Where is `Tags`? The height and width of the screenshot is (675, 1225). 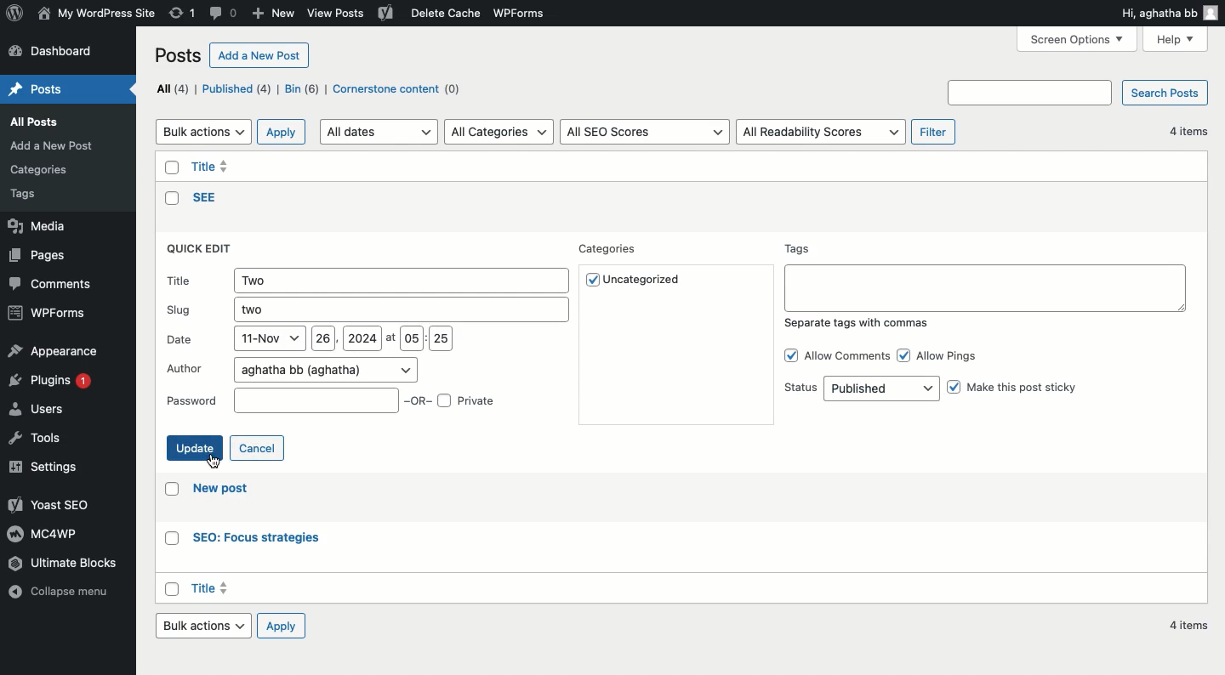 Tags is located at coordinates (984, 276).